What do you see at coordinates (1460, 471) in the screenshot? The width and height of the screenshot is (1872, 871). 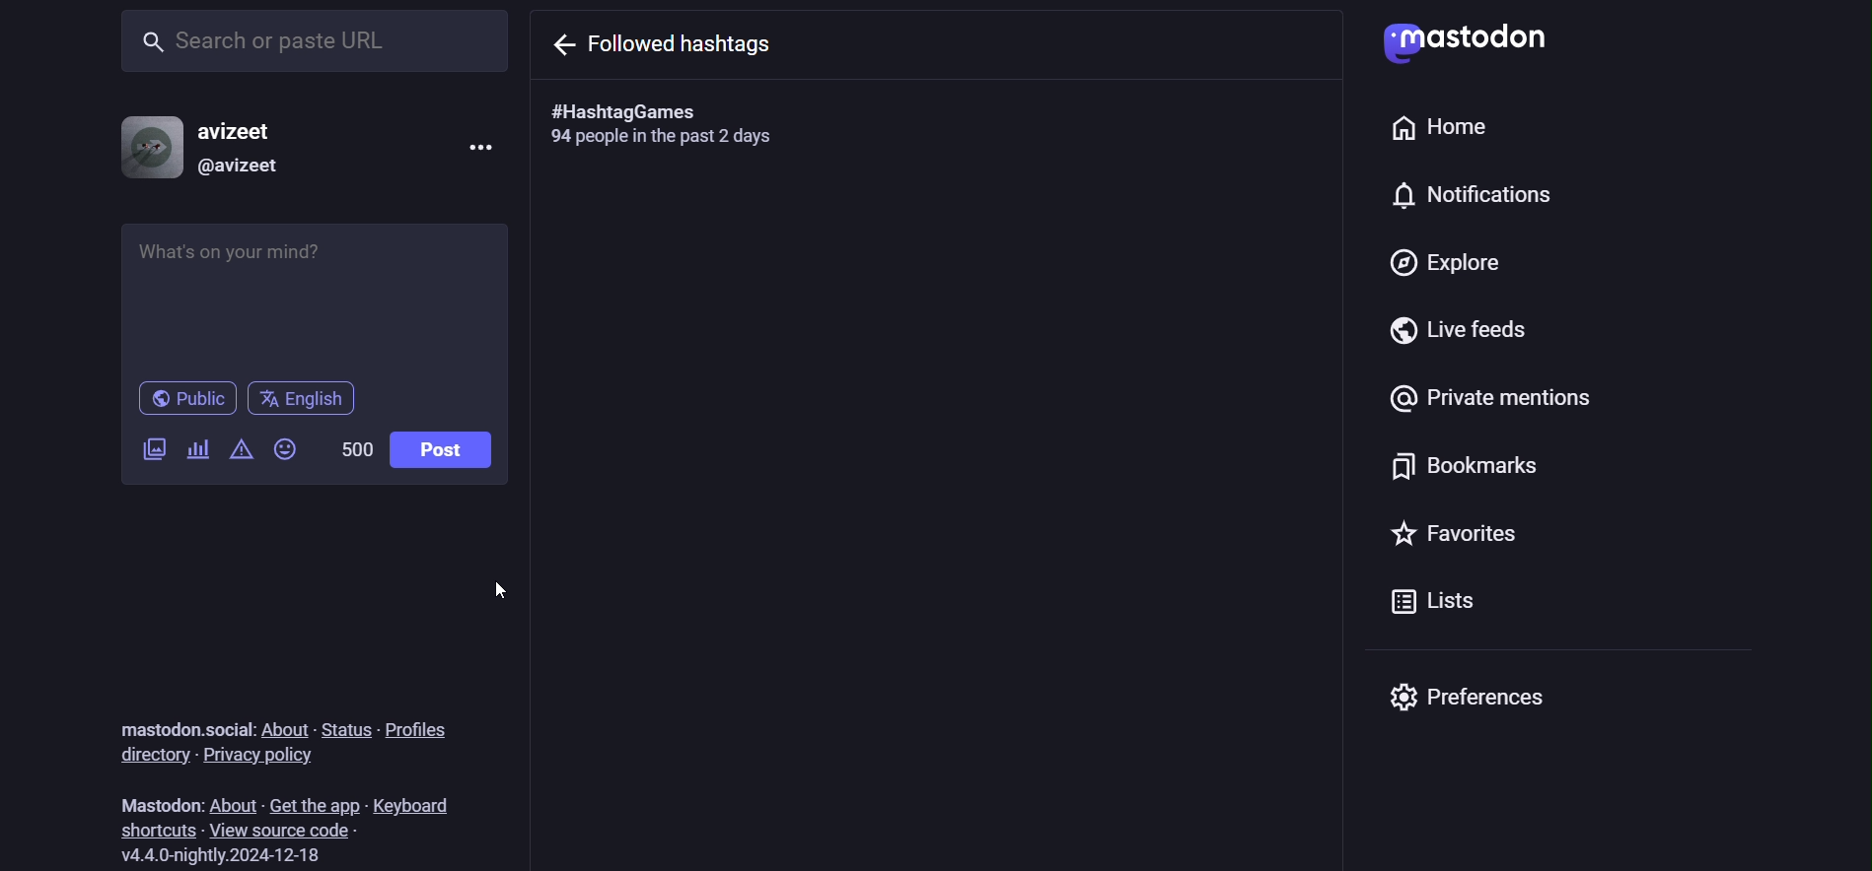 I see `bookmarks` at bounding box center [1460, 471].